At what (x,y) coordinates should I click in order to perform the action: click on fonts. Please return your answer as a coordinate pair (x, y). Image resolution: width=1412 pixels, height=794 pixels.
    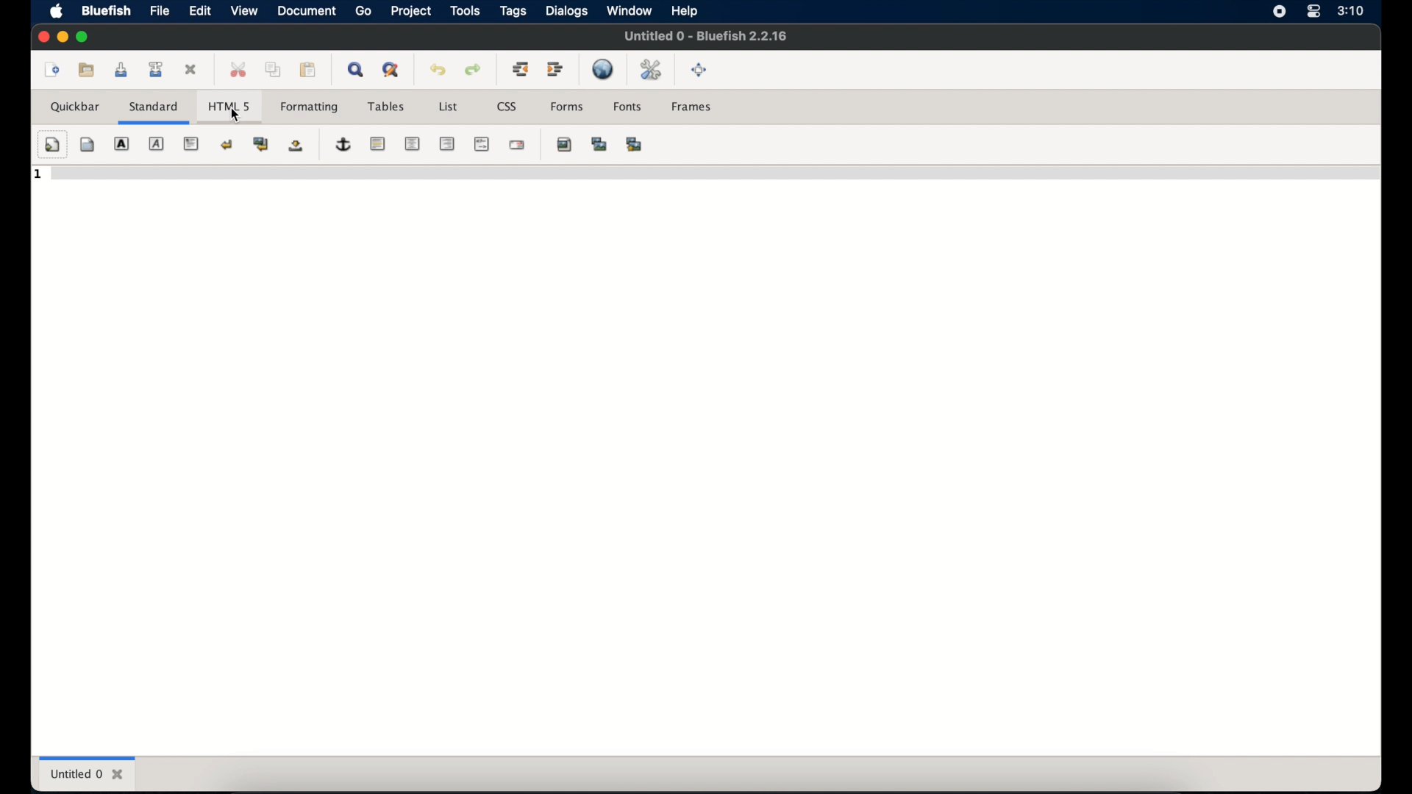
    Looking at the image, I should click on (628, 107).